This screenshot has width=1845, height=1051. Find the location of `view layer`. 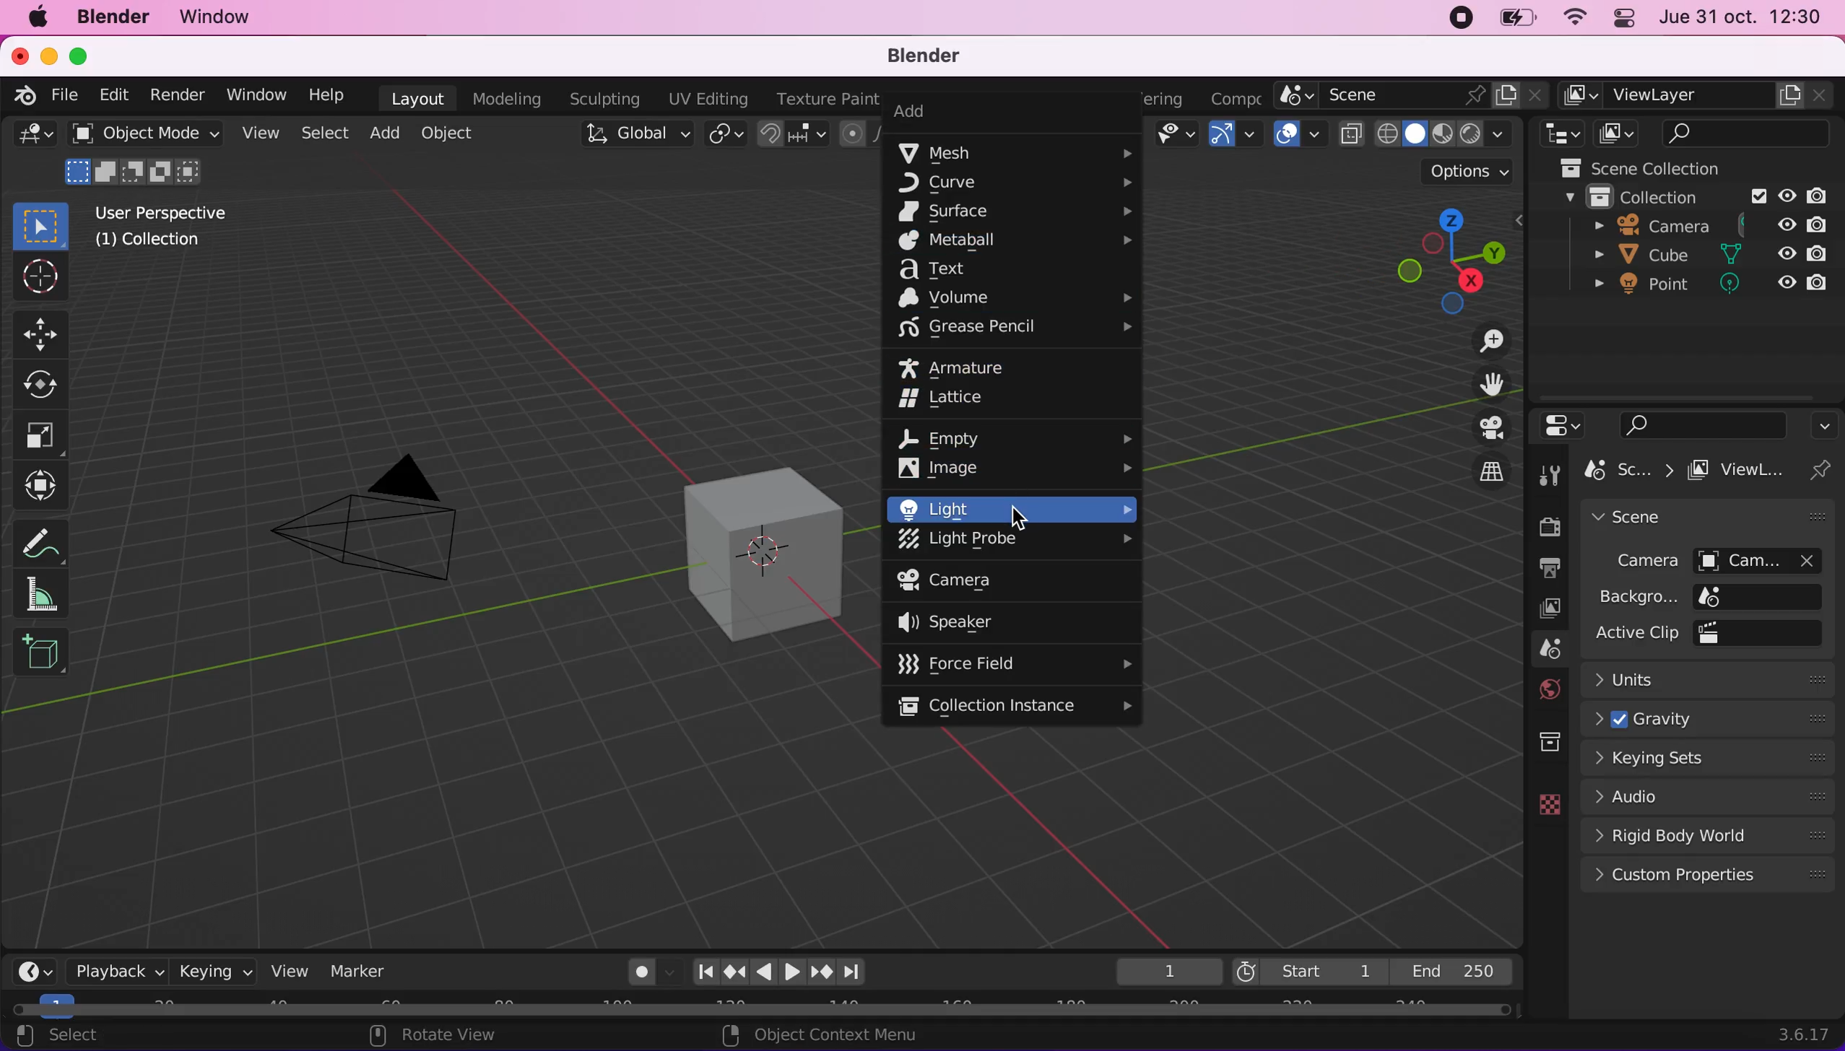

view layer is located at coordinates (1698, 94).